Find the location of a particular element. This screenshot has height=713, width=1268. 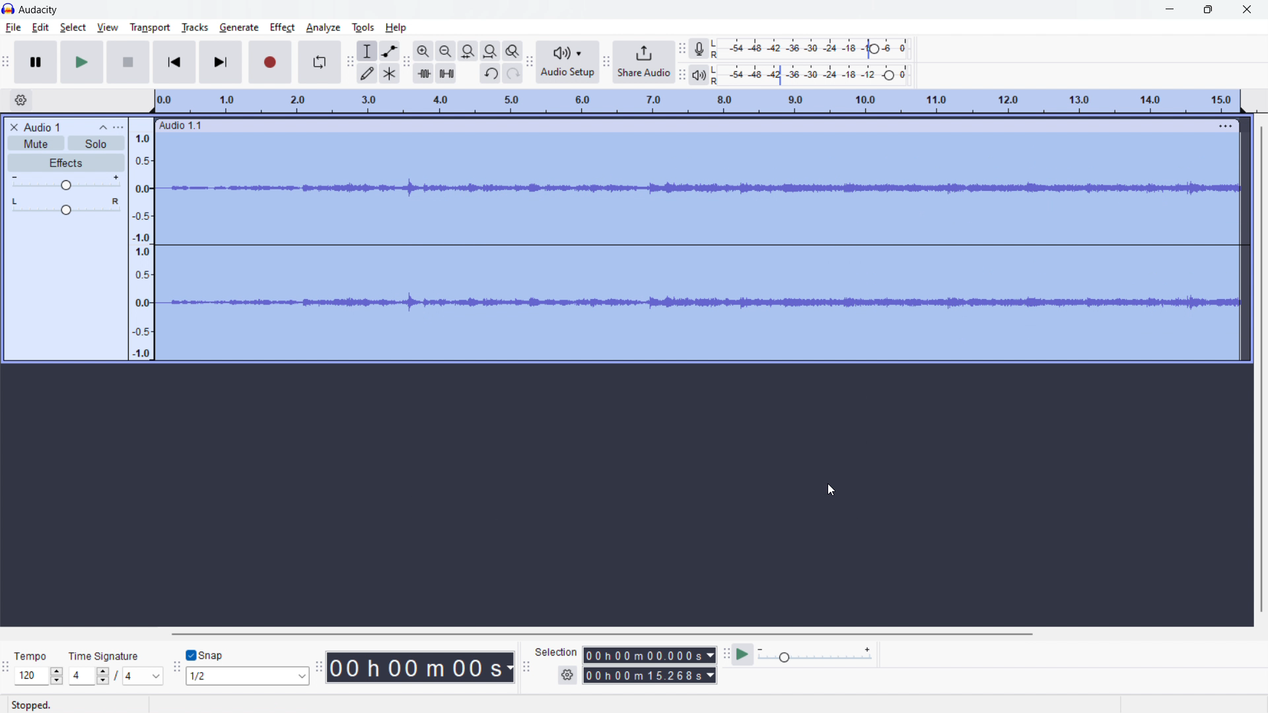

00h00m15.268s (end time) is located at coordinates (650, 675).